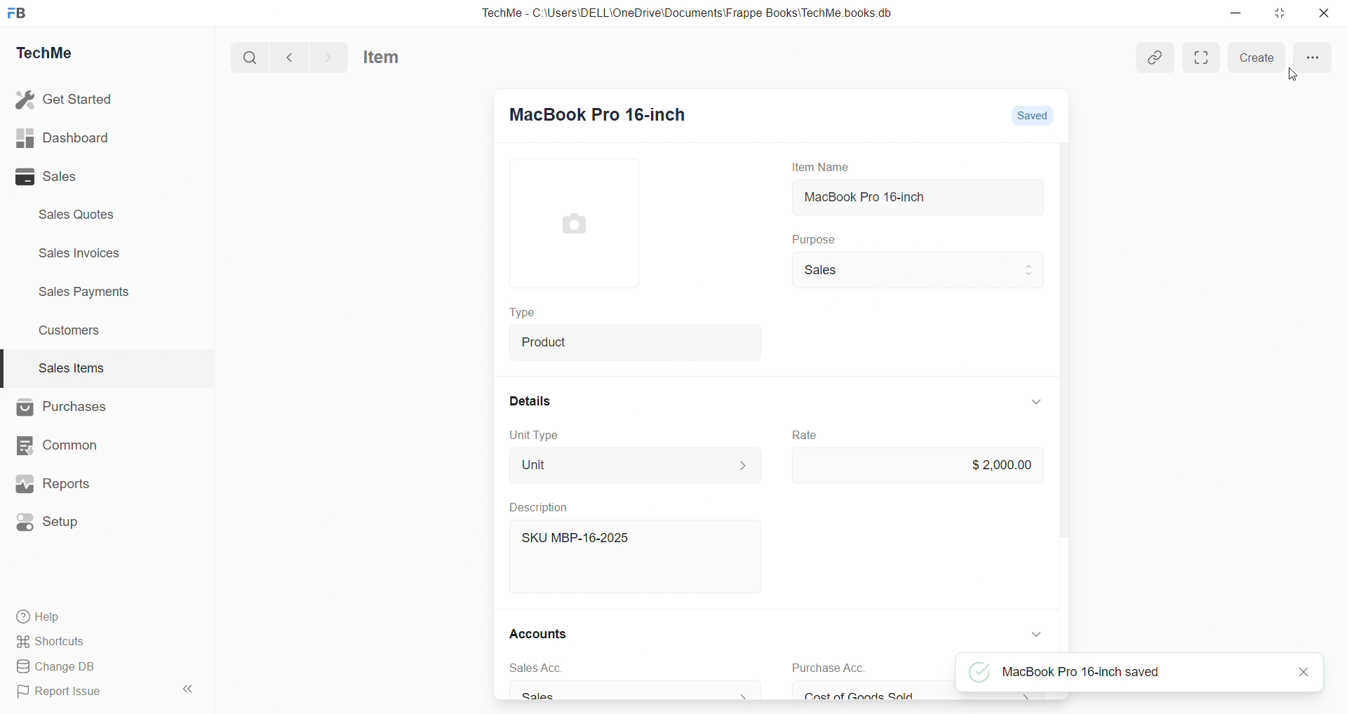  Describe the element at coordinates (521, 311) in the screenshot. I see `Type` at that location.